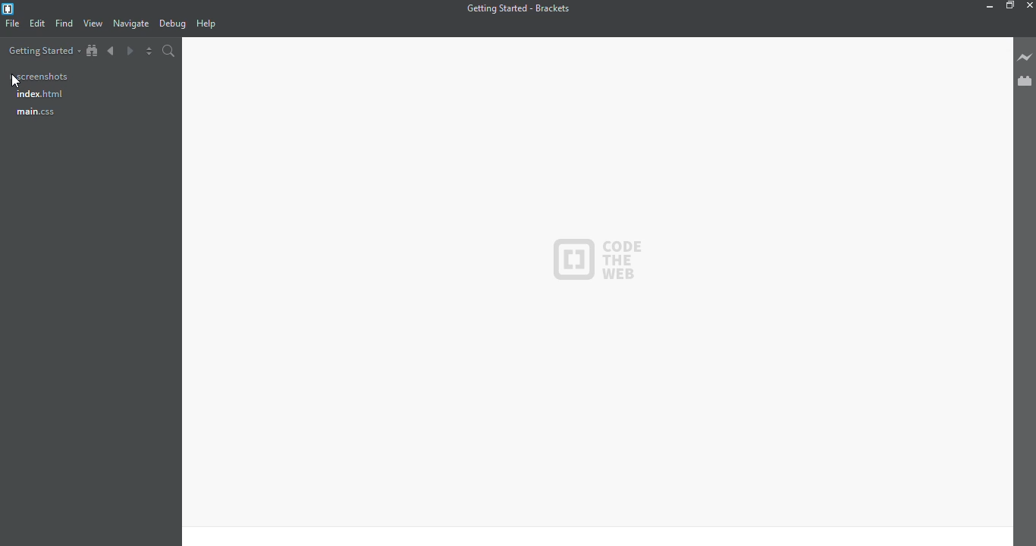 The width and height of the screenshot is (1036, 546). What do you see at coordinates (41, 76) in the screenshot?
I see `screenshots` at bounding box center [41, 76].